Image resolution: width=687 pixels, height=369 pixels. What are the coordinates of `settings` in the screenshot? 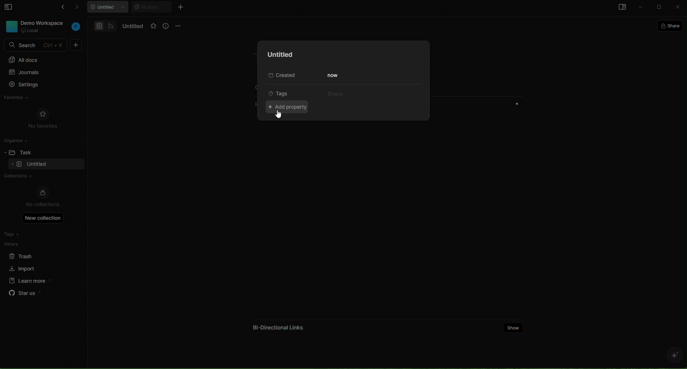 It's located at (39, 85).